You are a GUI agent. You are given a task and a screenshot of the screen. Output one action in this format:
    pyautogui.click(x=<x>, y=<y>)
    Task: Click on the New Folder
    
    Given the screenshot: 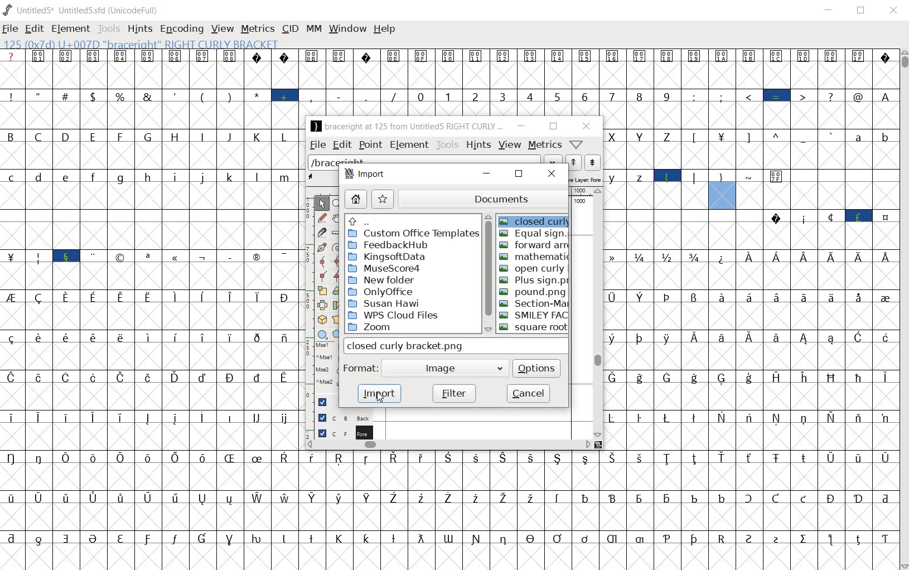 What is the action you would take?
    pyautogui.click(x=381, y=280)
    